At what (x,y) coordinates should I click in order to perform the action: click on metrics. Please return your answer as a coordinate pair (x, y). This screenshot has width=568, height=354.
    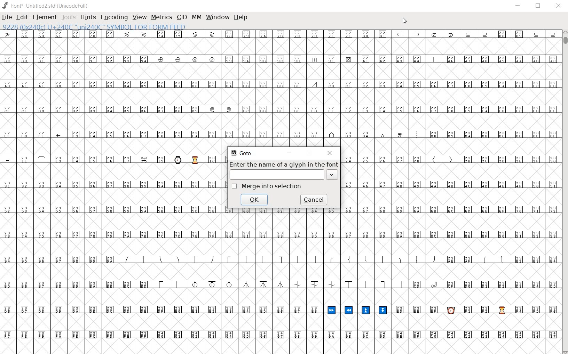
    Looking at the image, I should click on (161, 18).